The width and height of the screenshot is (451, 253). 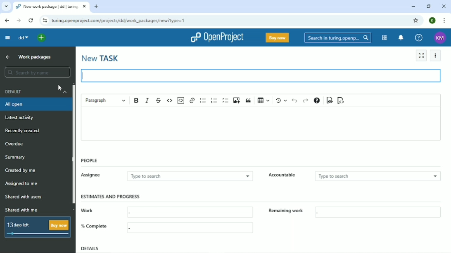 I want to click on Details, so click(x=90, y=248).